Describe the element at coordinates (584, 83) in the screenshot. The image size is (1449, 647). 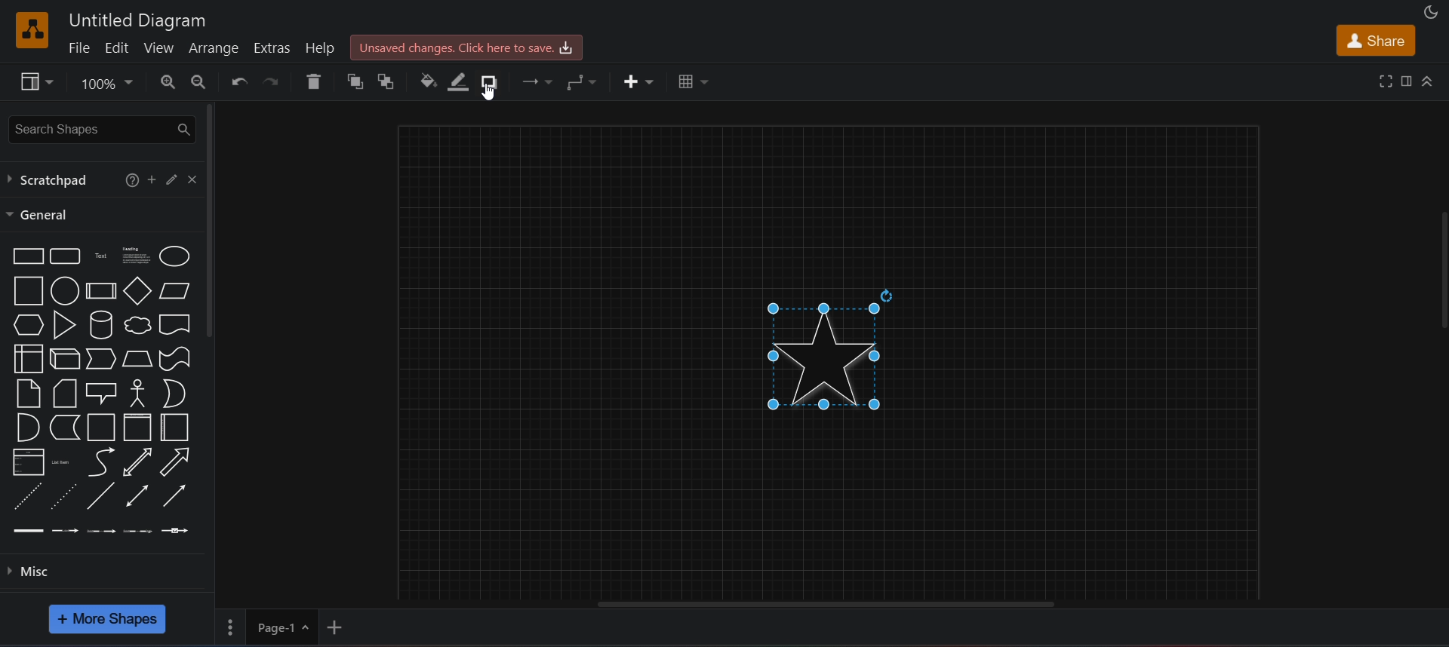
I see `waypoints` at that location.